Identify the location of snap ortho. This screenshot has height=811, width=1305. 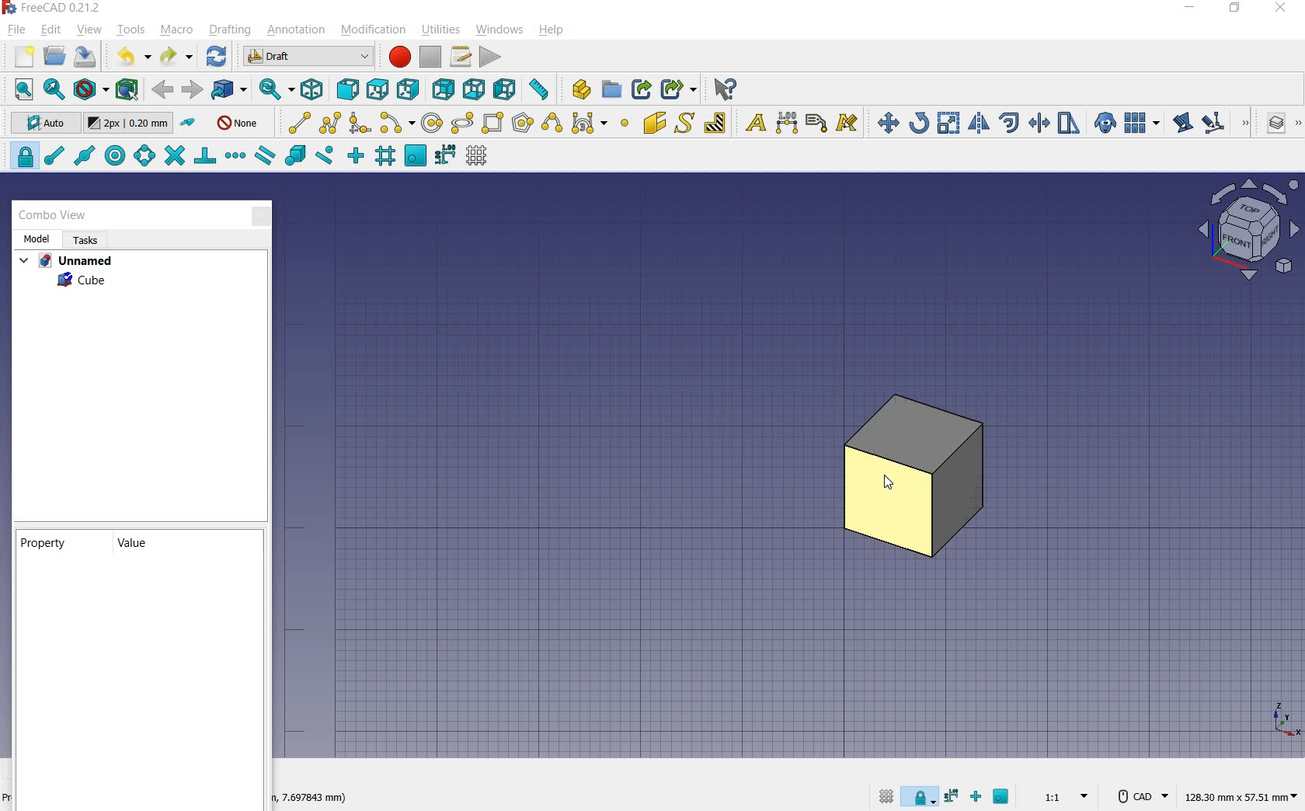
(354, 155).